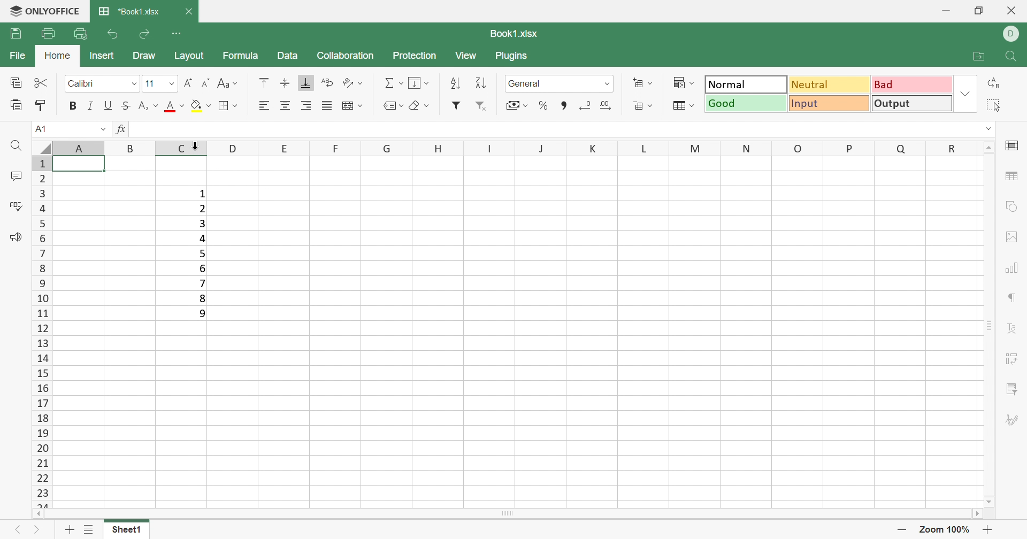 The width and height of the screenshot is (1027, 539). Describe the element at coordinates (43, 11) in the screenshot. I see `ONLYOFFICE` at that location.